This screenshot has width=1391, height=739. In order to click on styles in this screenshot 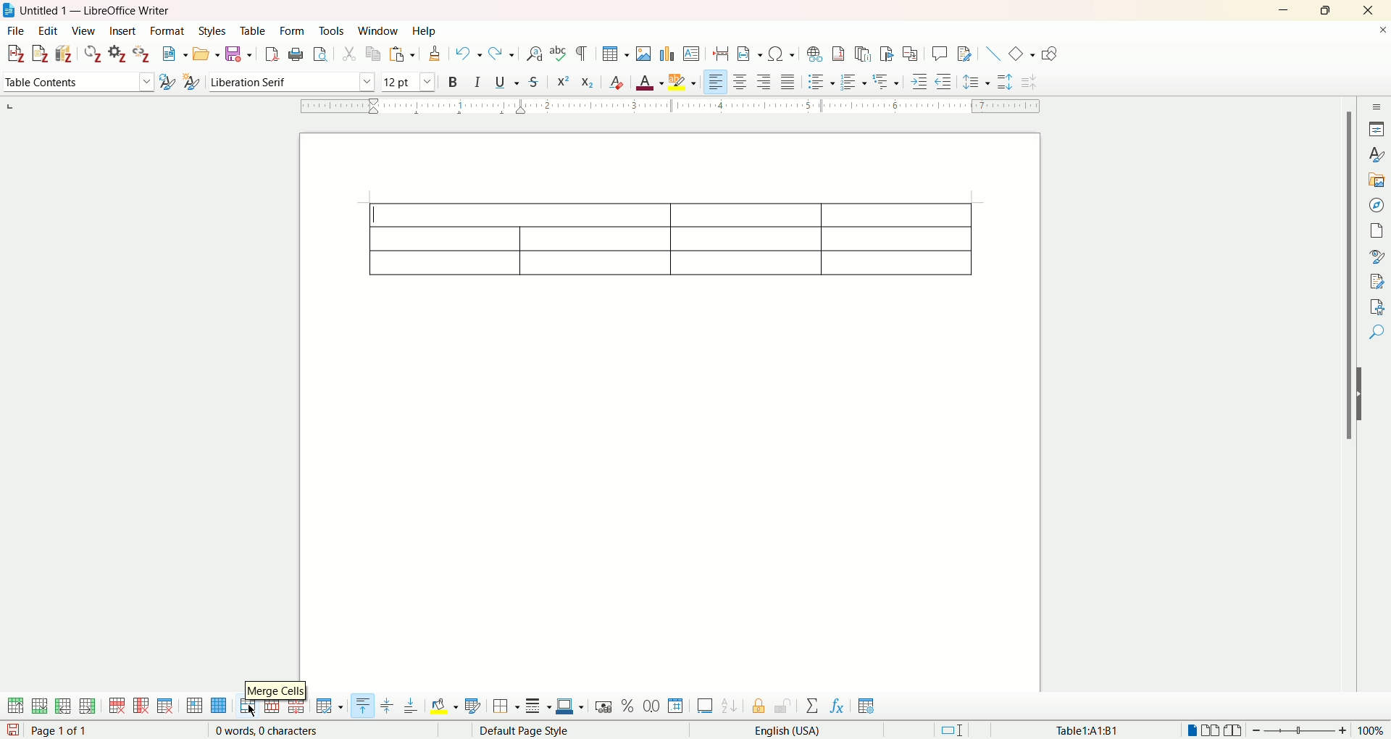, I will do `click(214, 31)`.